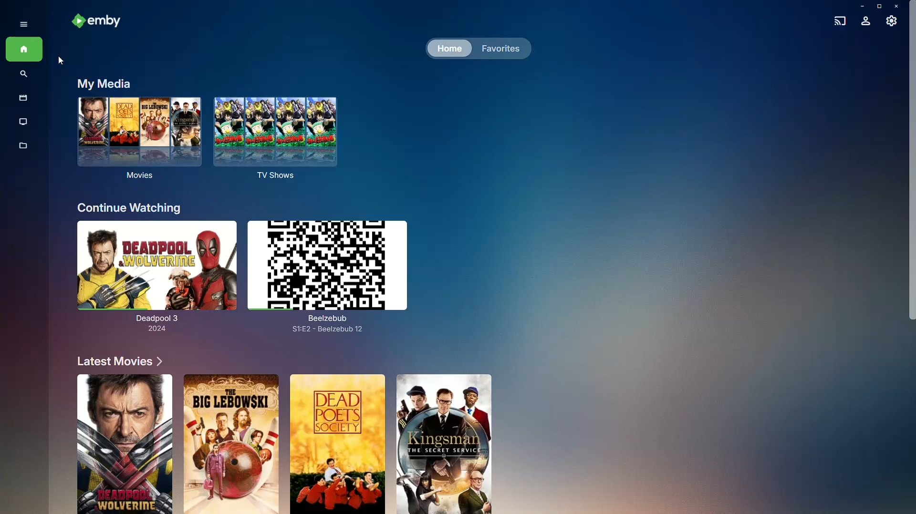  I want to click on Movies, so click(136, 142).